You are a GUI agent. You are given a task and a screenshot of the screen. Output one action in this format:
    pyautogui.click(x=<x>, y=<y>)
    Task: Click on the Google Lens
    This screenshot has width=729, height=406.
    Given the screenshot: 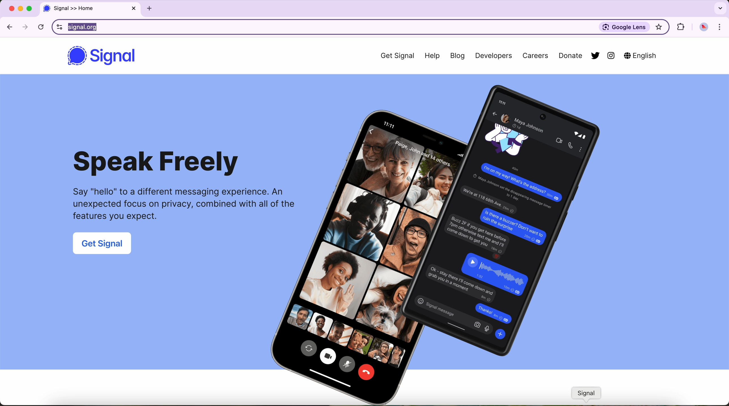 What is the action you would take?
    pyautogui.click(x=623, y=27)
    